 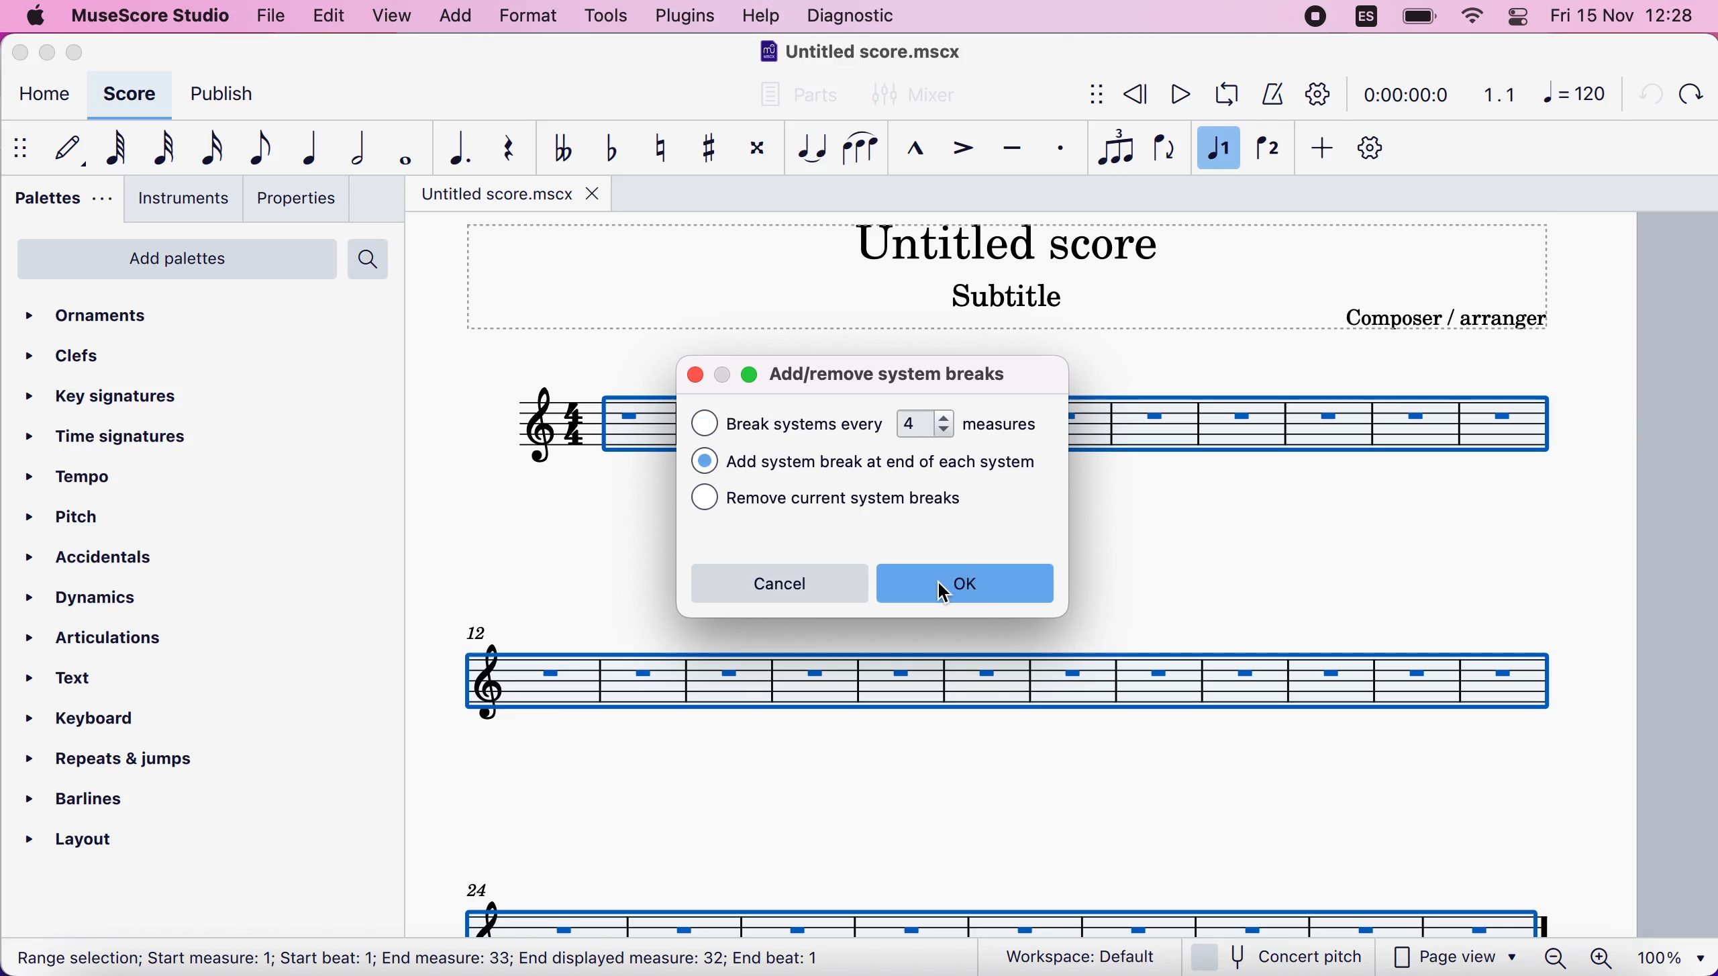 I want to click on close, so click(x=23, y=54).